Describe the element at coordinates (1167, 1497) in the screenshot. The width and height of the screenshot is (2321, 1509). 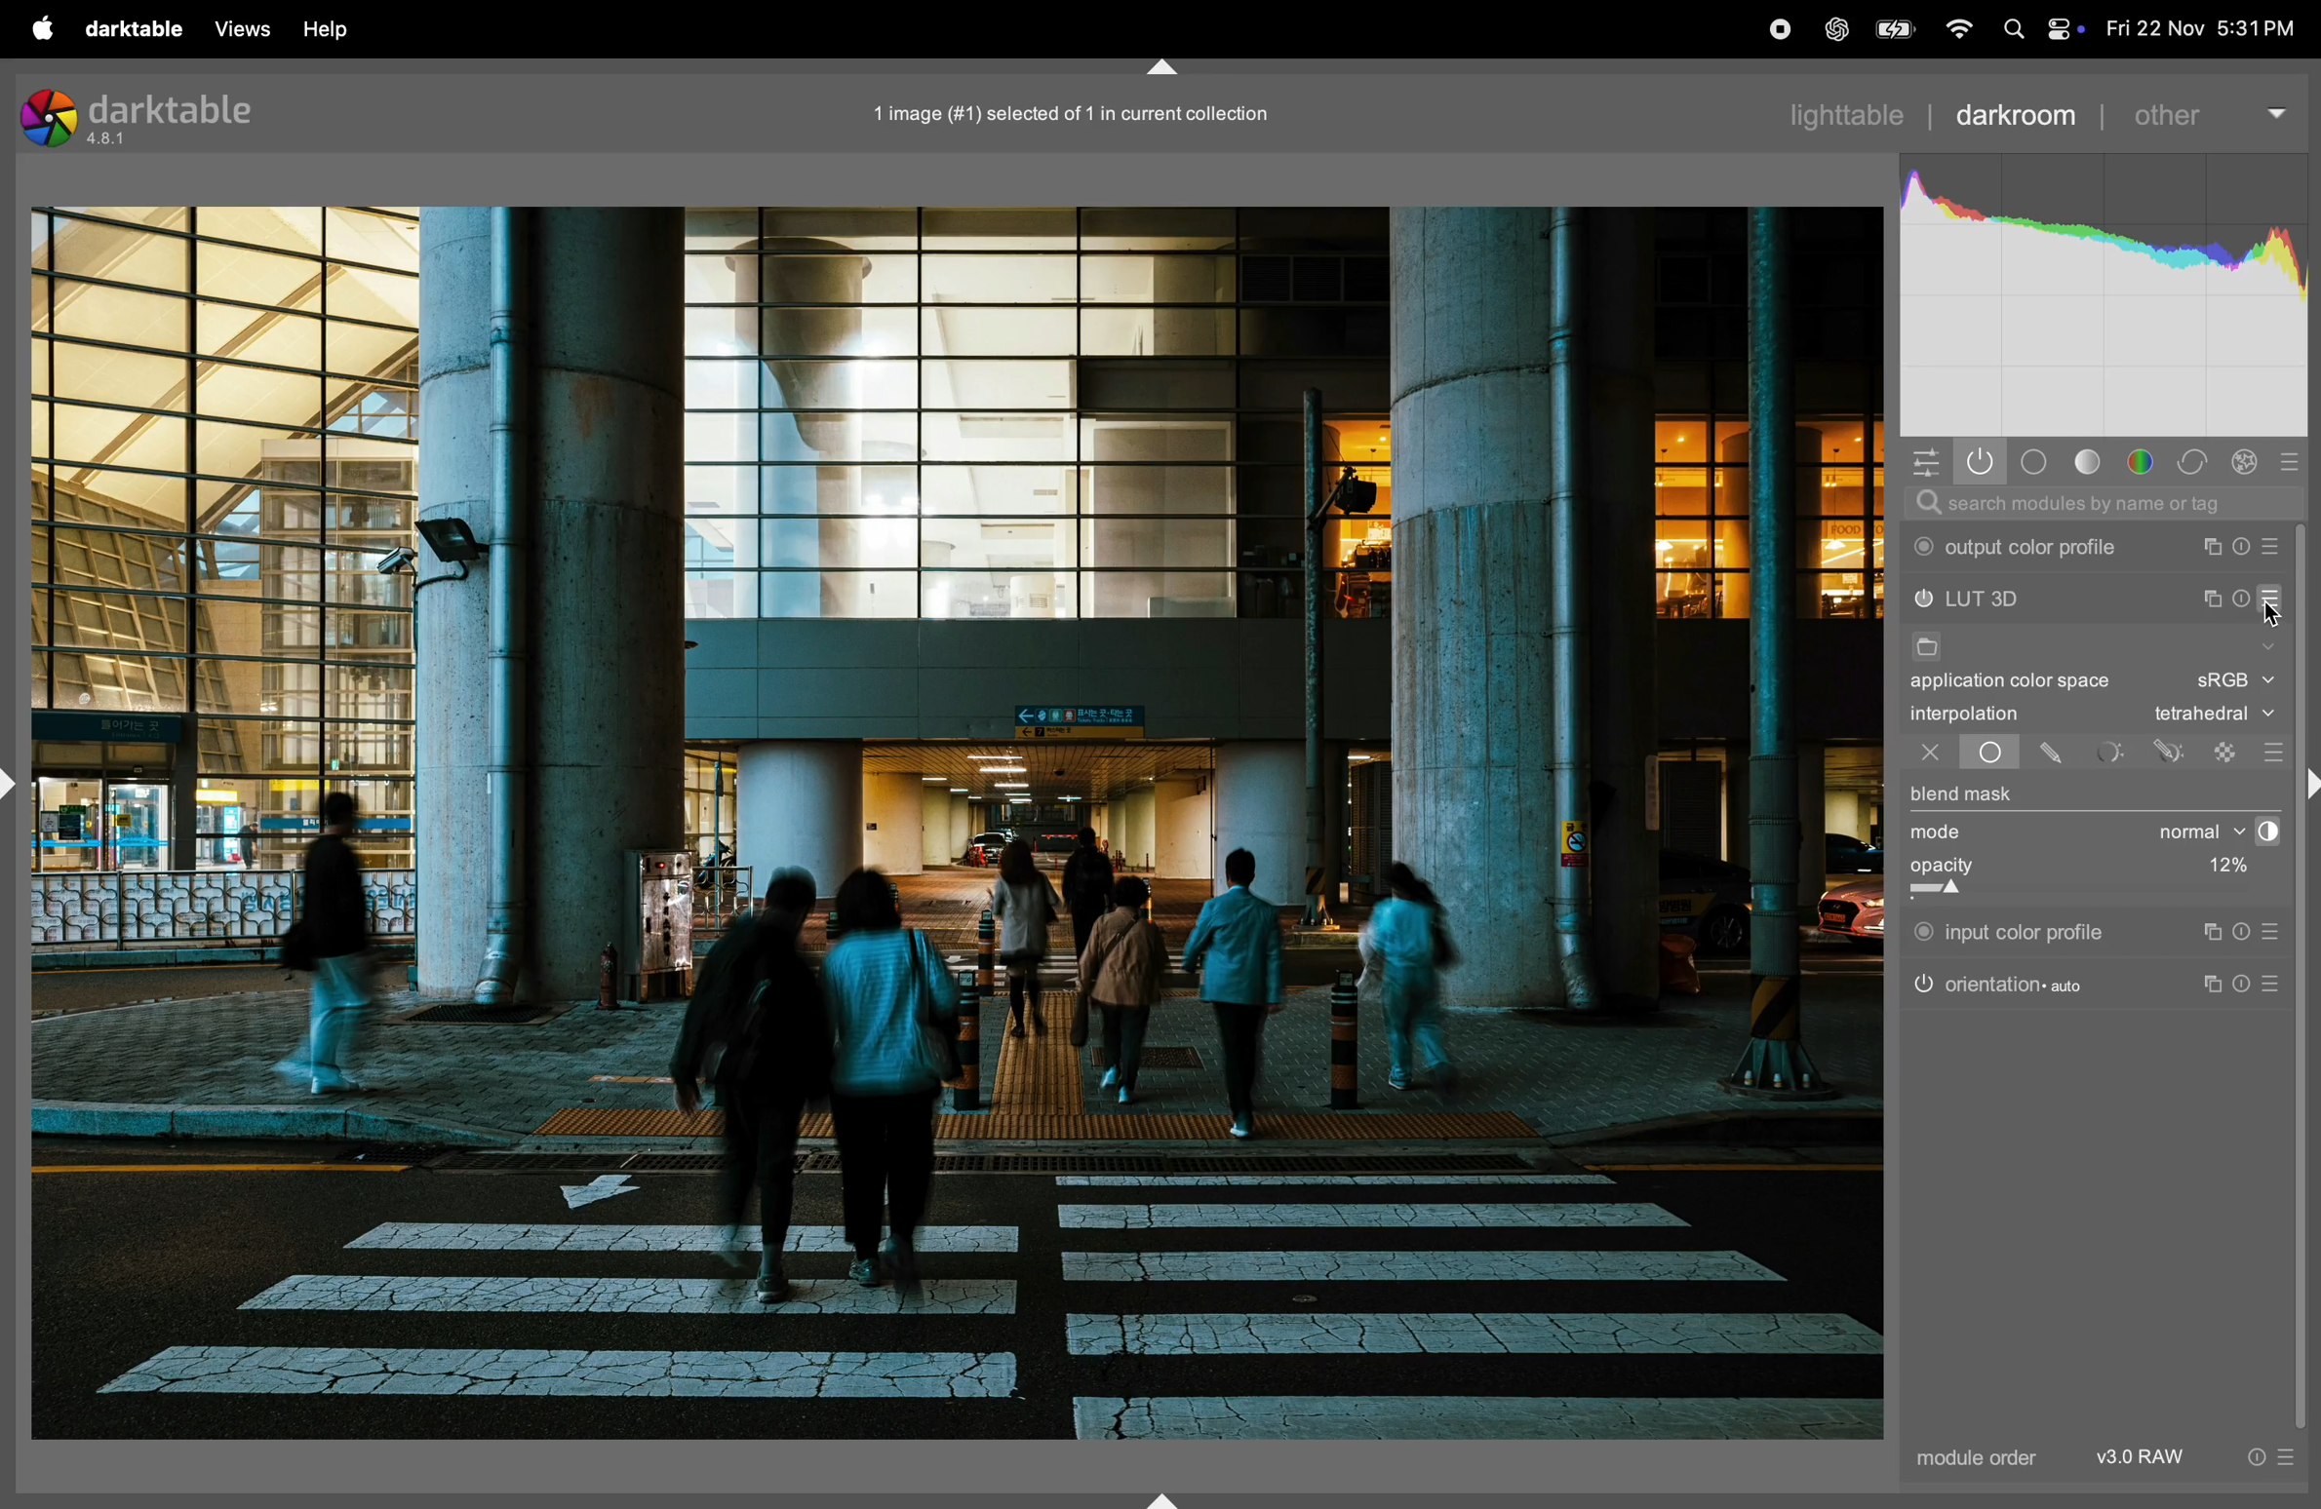
I see `shift+ctrl+b` at that location.